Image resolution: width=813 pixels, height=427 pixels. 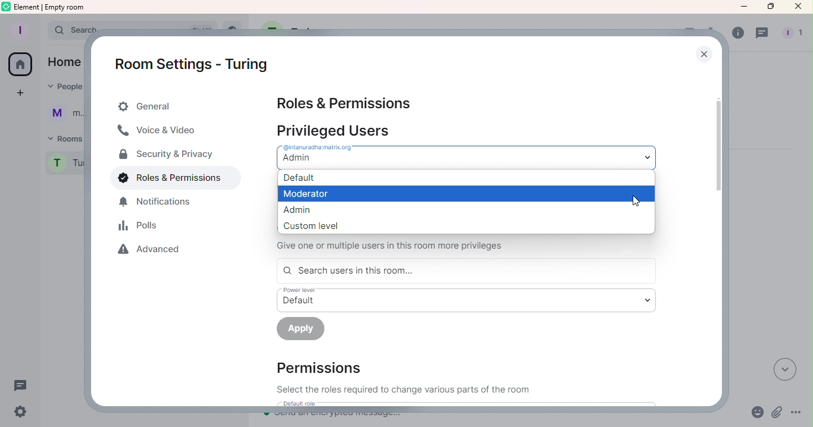 I want to click on Power level, so click(x=467, y=300).